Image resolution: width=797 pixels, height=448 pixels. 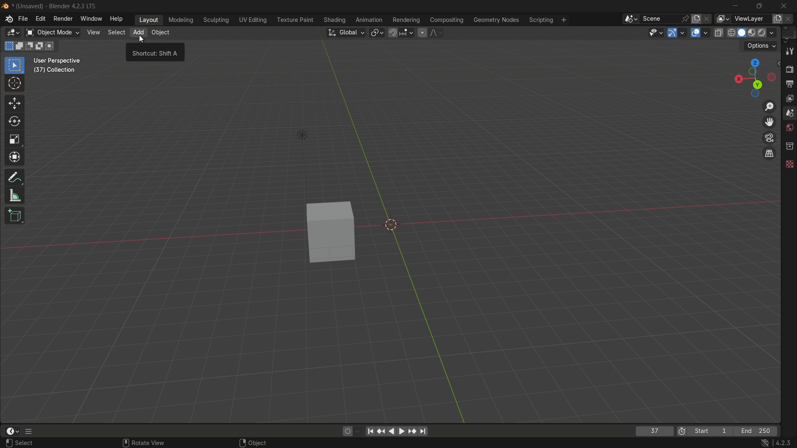 What do you see at coordinates (347, 431) in the screenshot?
I see `auto keying` at bounding box center [347, 431].